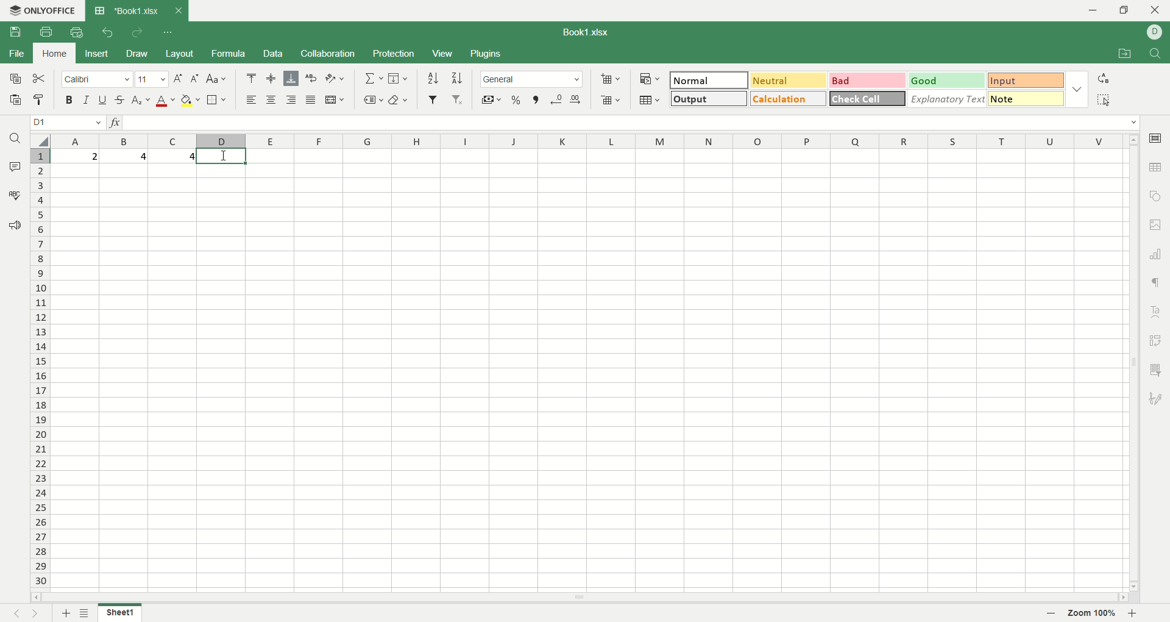 The image size is (1170, 622). What do you see at coordinates (43, 10) in the screenshot?
I see `ONLYOFFICE` at bounding box center [43, 10].